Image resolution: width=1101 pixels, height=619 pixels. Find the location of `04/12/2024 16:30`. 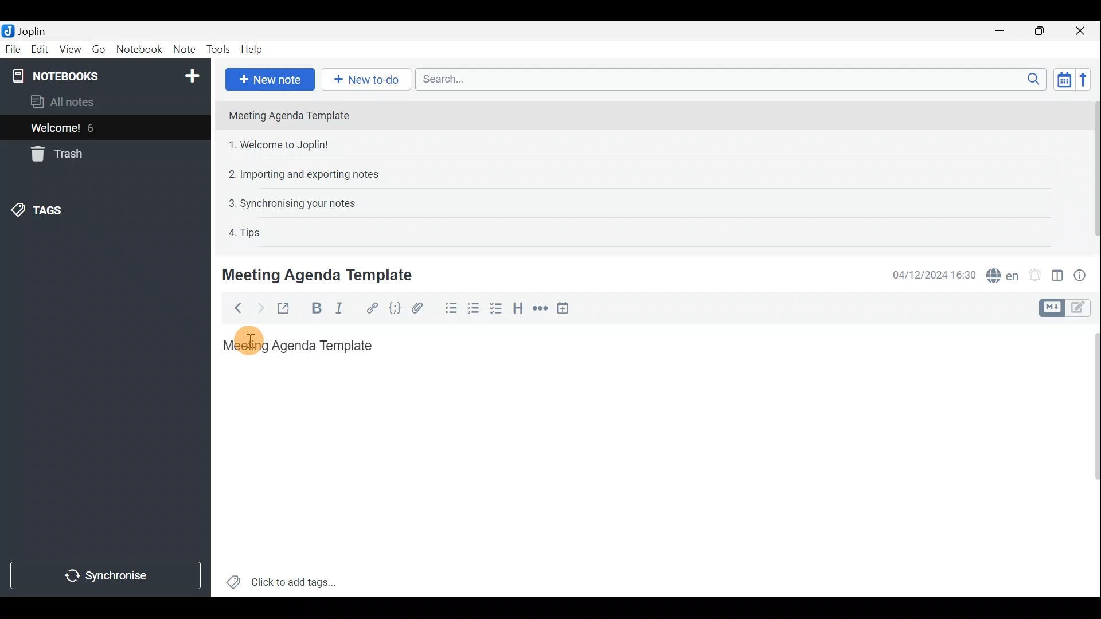

04/12/2024 16:30 is located at coordinates (928, 274).